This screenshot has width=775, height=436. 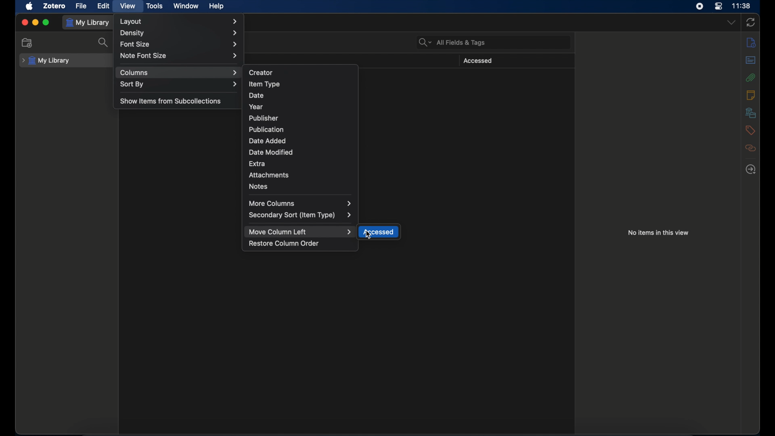 I want to click on view, so click(x=128, y=6).